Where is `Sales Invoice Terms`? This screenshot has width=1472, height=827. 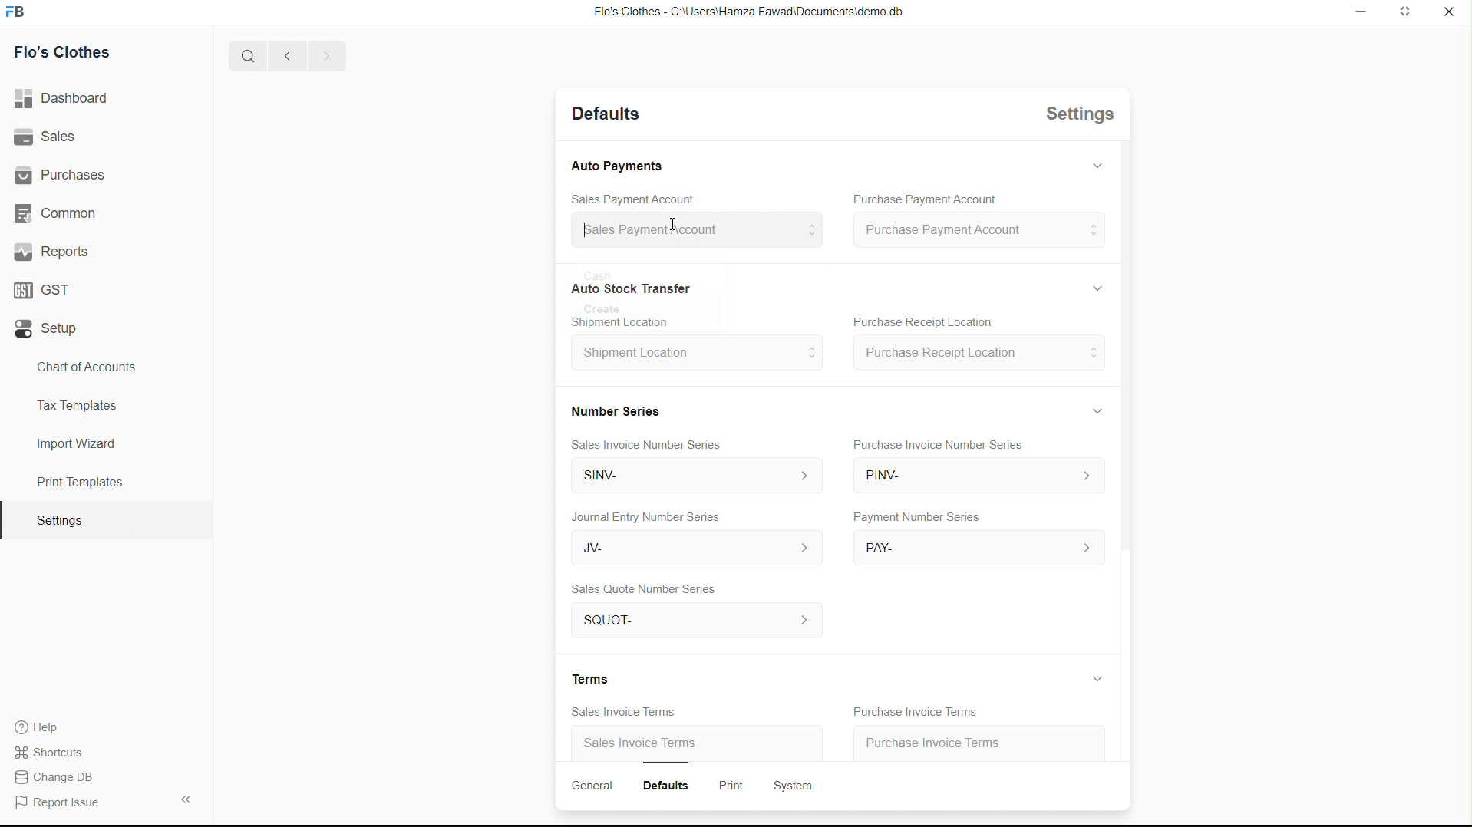 Sales Invoice Terms is located at coordinates (629, 712).